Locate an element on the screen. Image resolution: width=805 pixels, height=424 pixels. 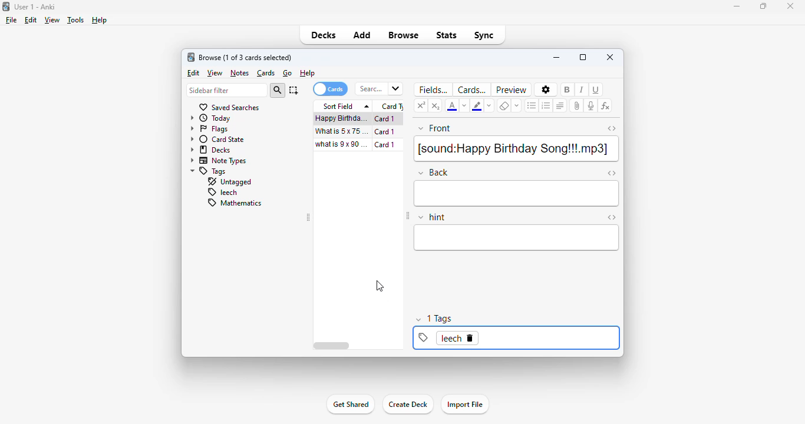
horizontal scroll bar is located at coordinates (332, 346).